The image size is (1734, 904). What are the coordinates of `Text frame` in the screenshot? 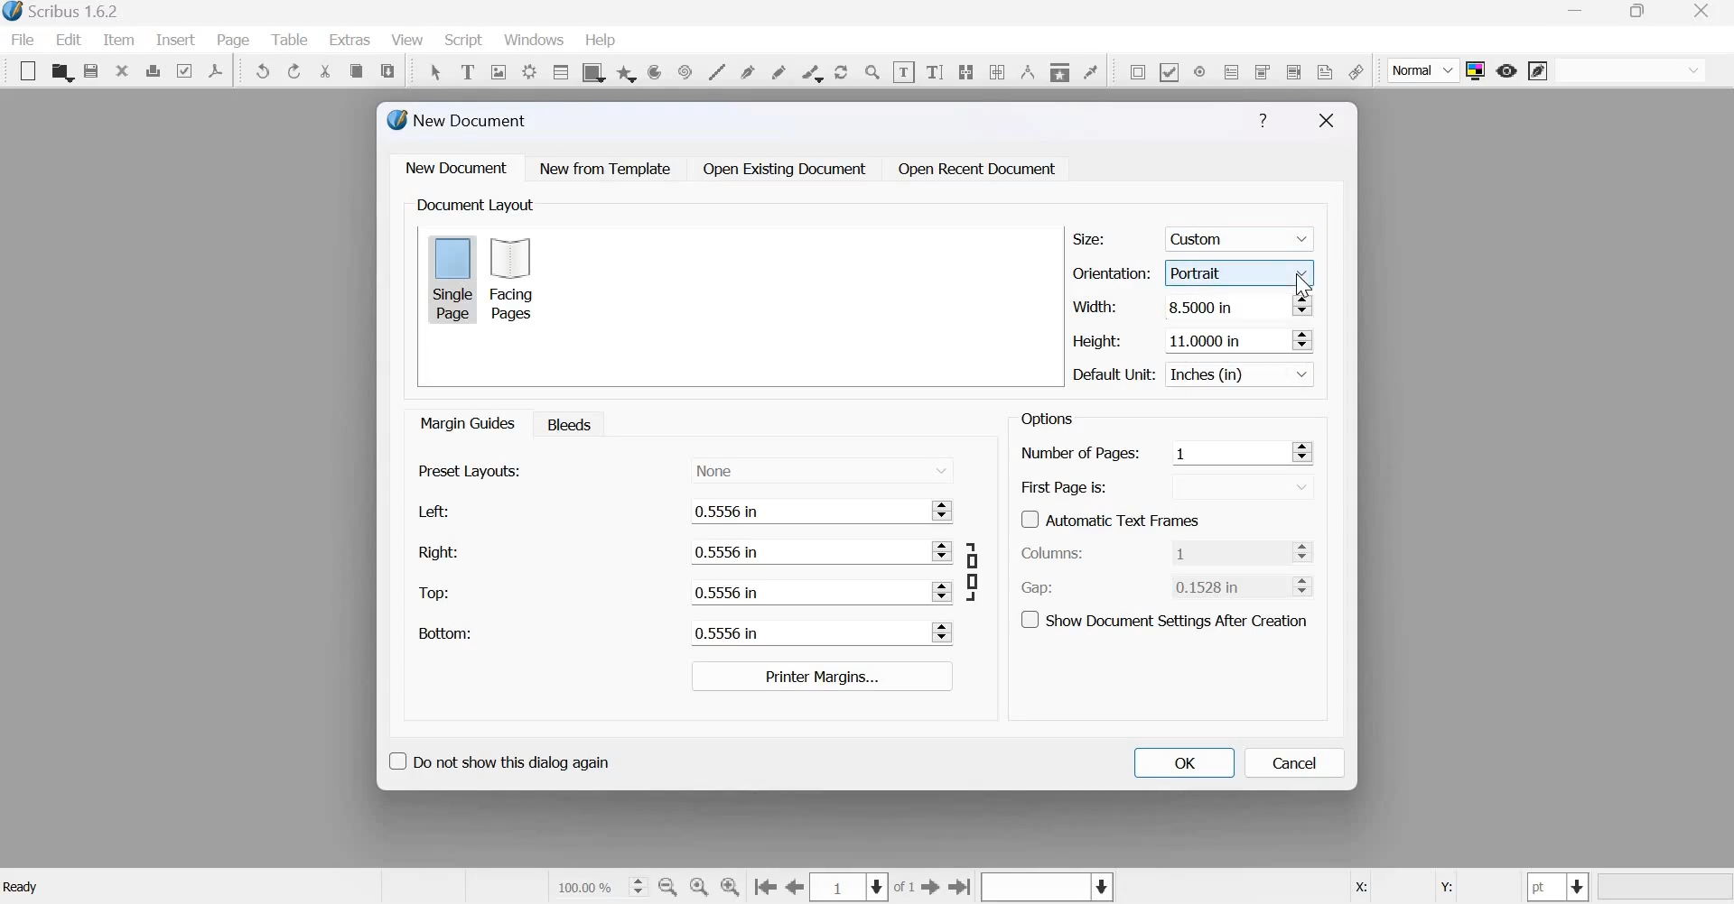 It's located at (467, 69).